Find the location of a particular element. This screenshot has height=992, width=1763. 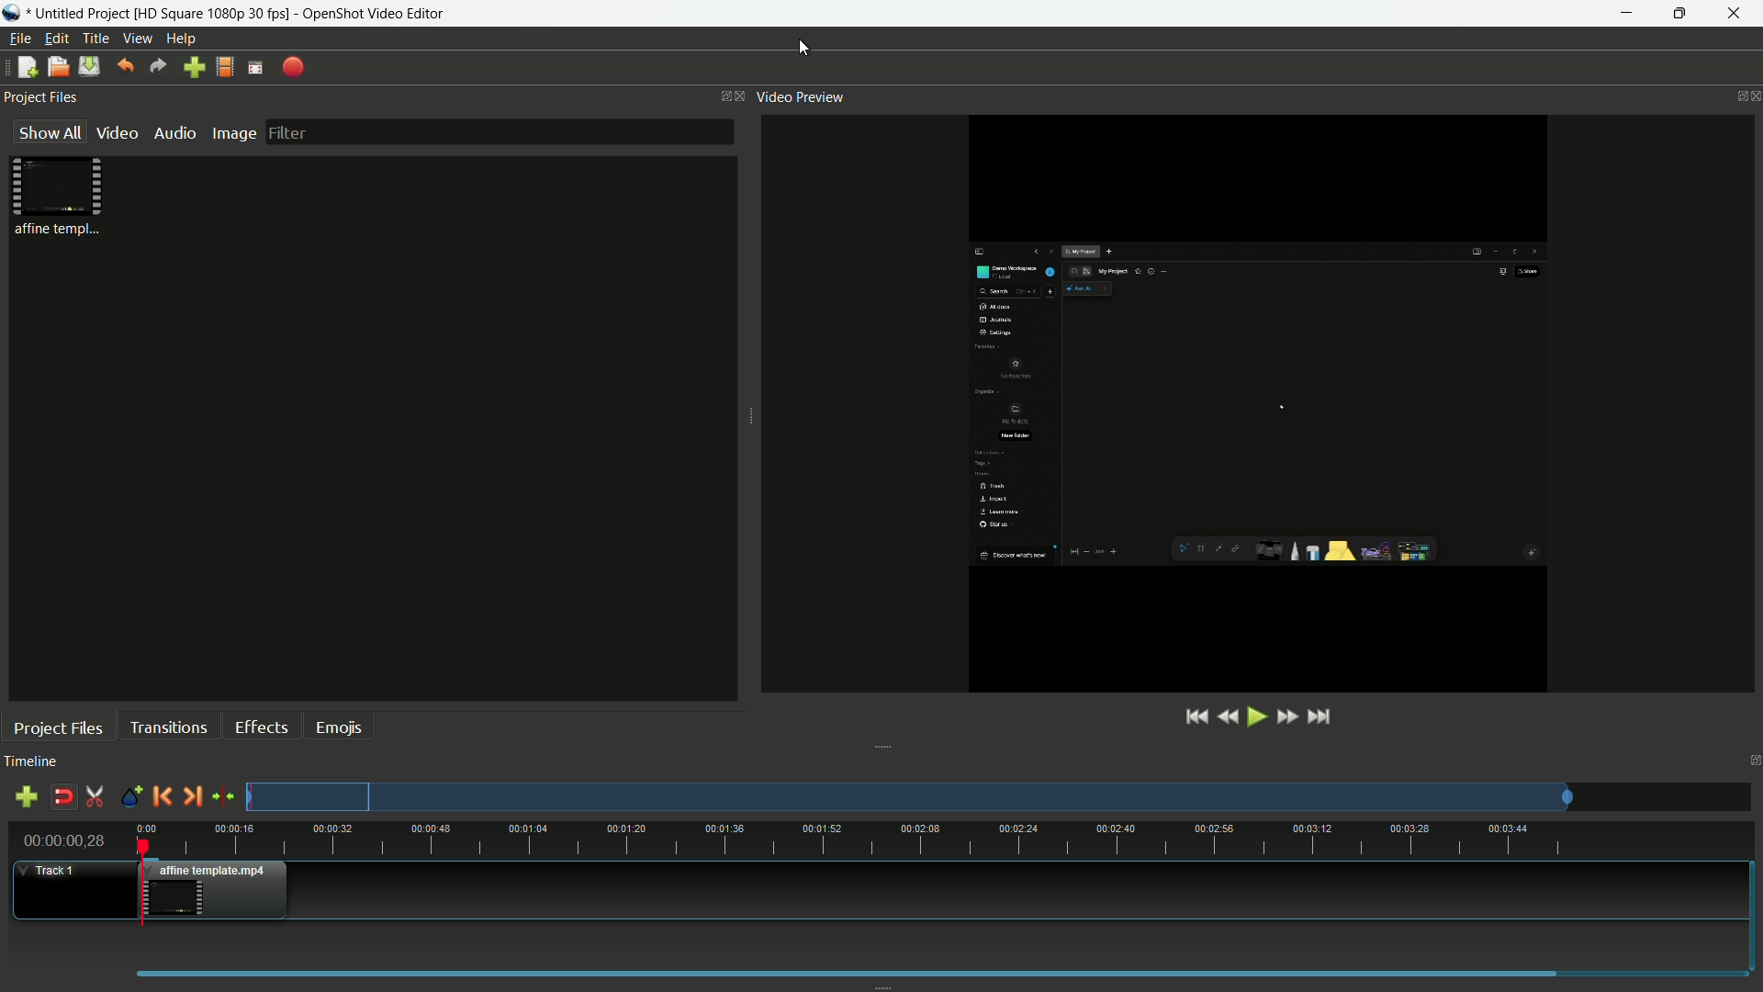

project files is located at coordinates (41, 96).